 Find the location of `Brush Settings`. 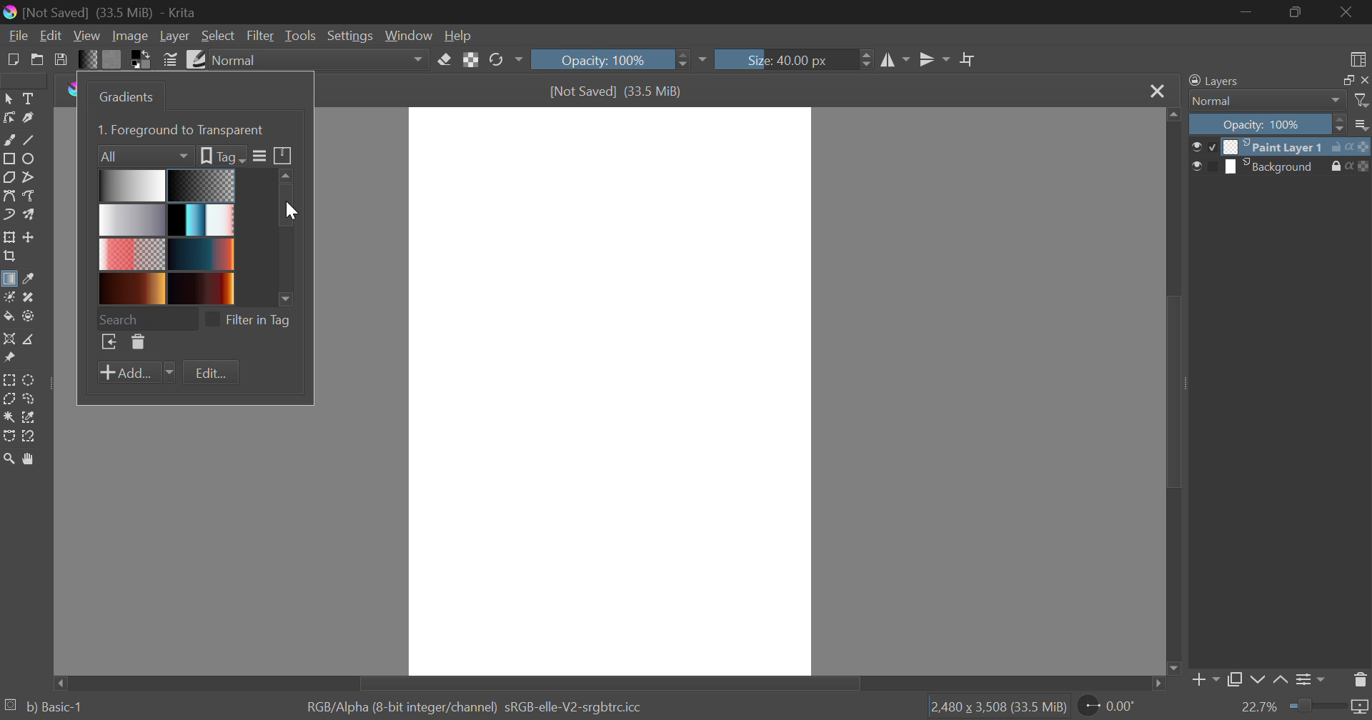

Brush Settings is located at coordinates (170, 59).